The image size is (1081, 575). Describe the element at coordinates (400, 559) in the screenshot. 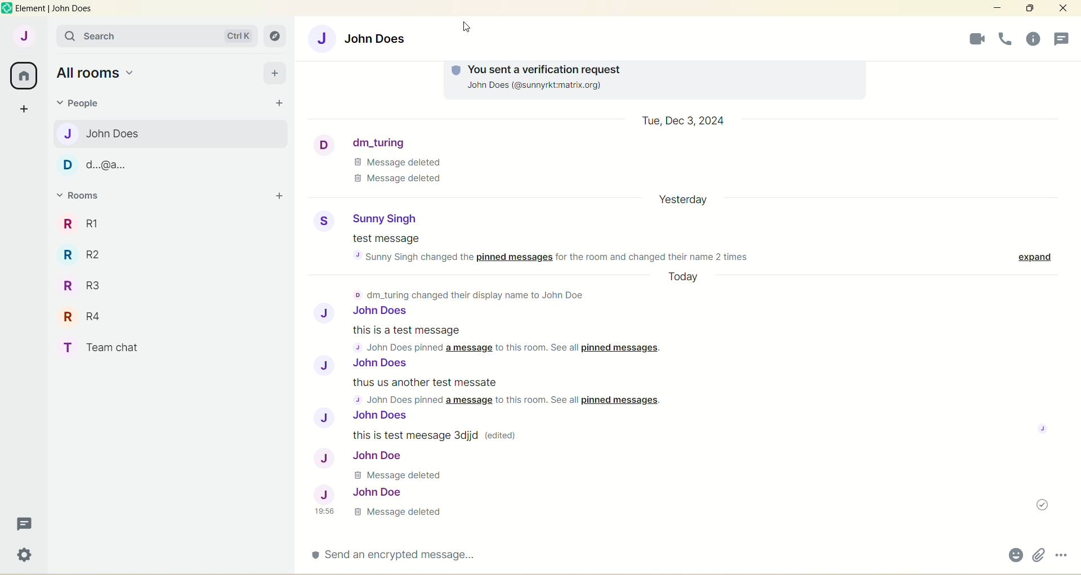

I see `send an encrypted message...` at that location.